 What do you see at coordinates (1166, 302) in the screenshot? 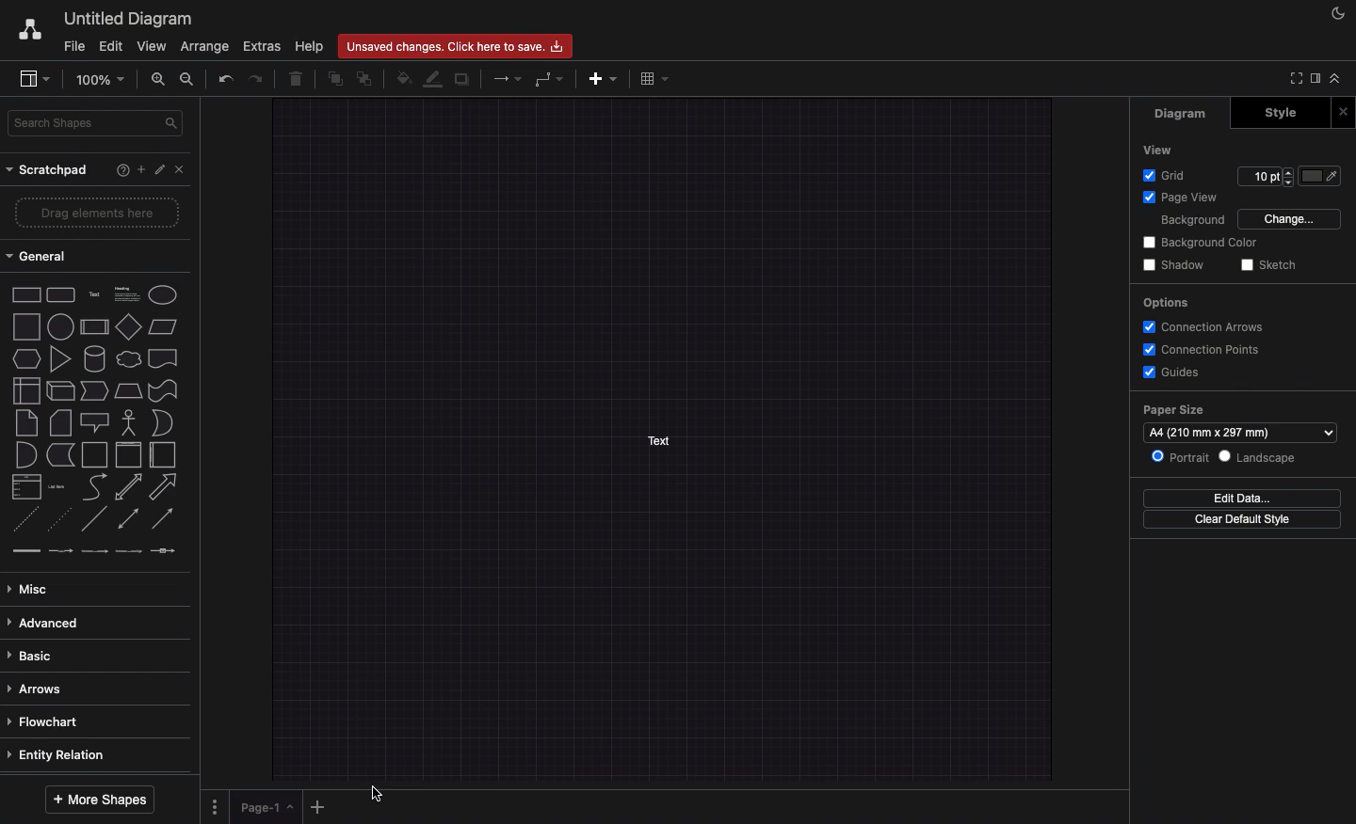
I see `Options` at bounding box center [1166, 302].